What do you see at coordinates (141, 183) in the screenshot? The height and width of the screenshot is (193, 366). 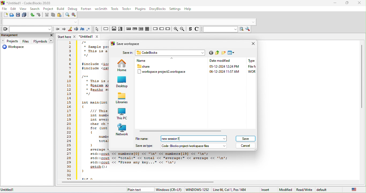 I see `horizontal scroll bar` at bounding box center [141, 183].